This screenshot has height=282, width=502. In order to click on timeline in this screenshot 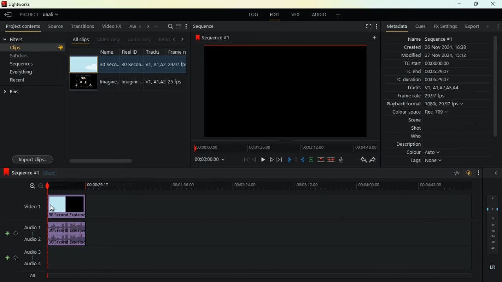, I will do `click(282, 147)`.